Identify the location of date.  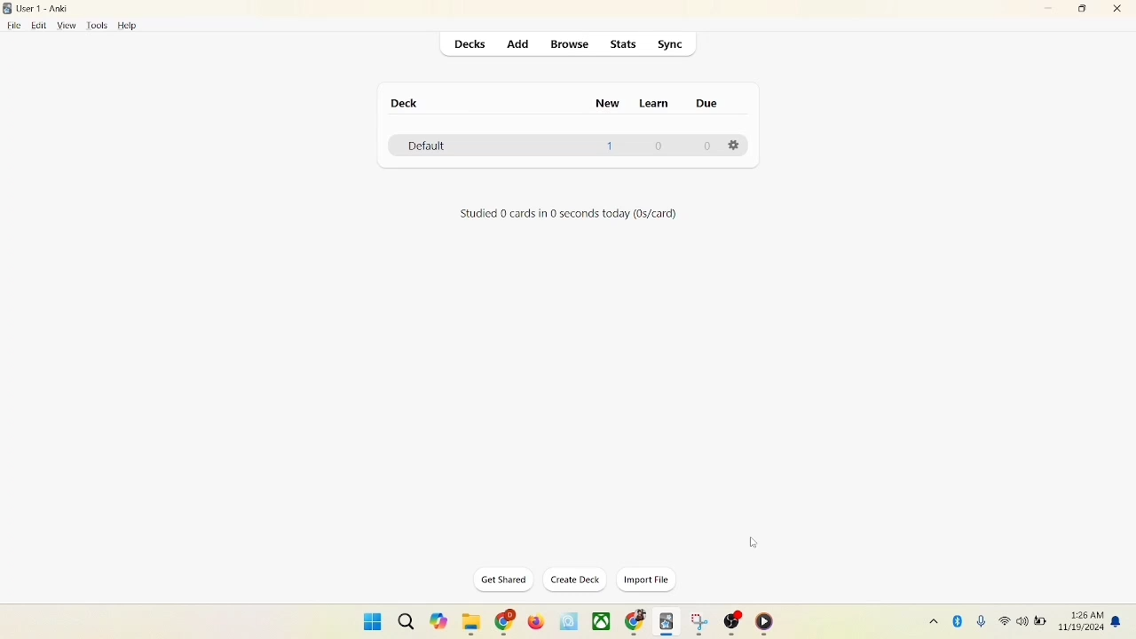
(1083, 628).